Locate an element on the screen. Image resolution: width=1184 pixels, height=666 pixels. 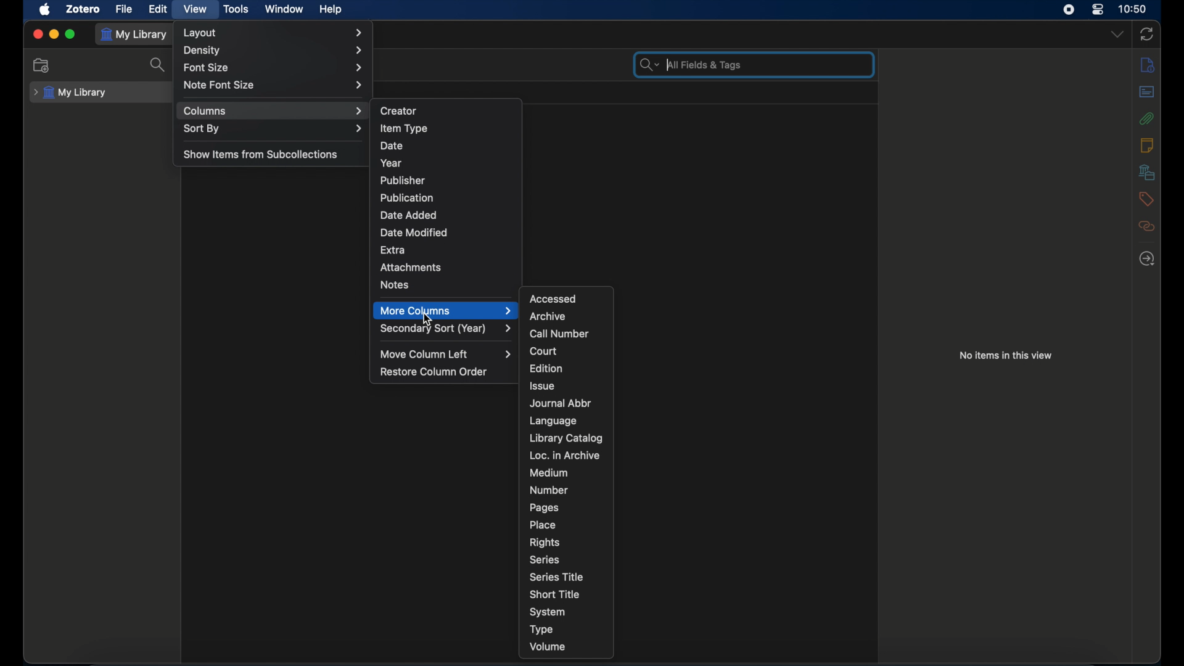
apple is located at coordinates (45, 9).